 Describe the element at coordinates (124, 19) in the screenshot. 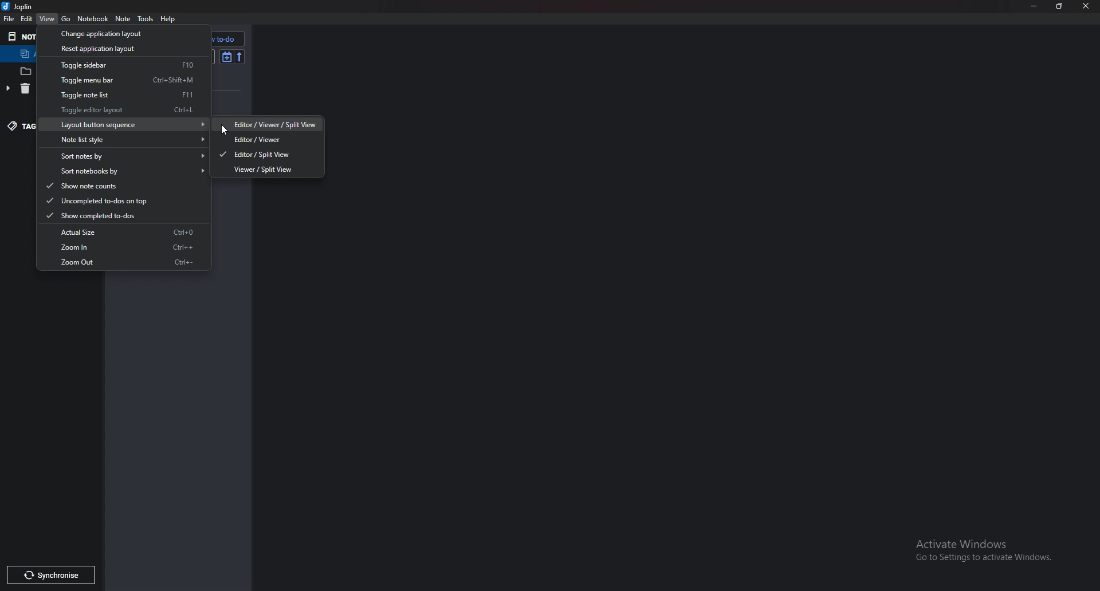

I see `Note` at that location.